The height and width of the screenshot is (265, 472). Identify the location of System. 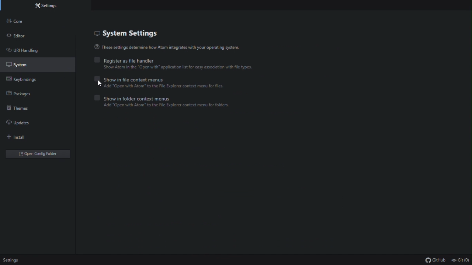
(26, 64).